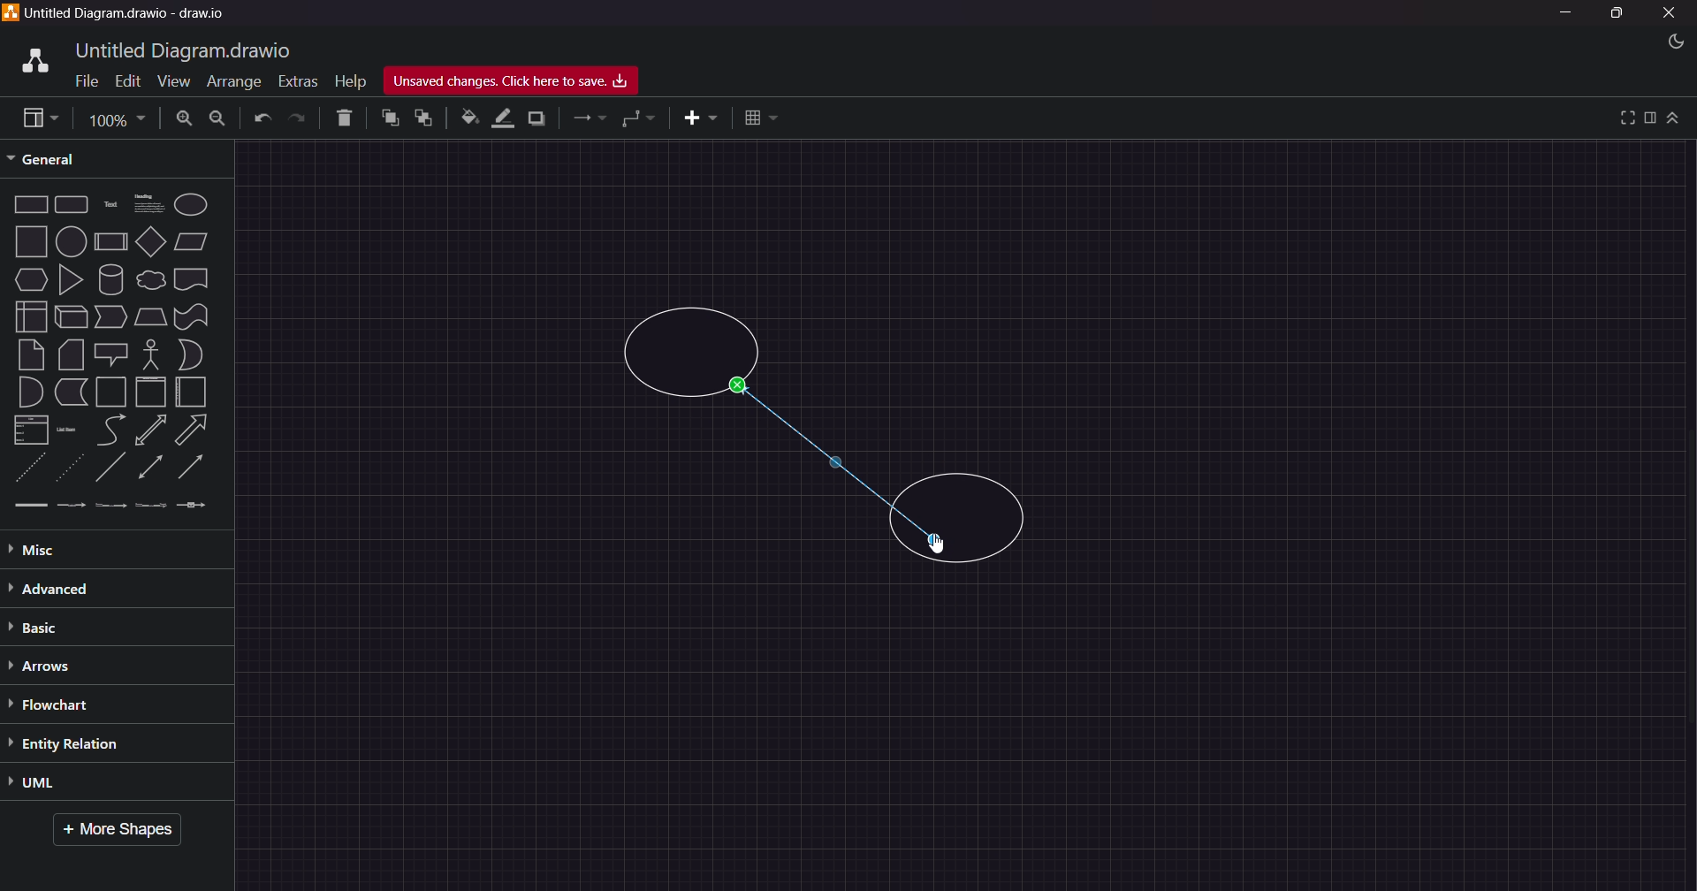 This screenshot has height=891, width=1697. What do you see at coordinates (1665, 42) in the screenshot?
I see `Night Mode` at bounding box center [1665, 42].